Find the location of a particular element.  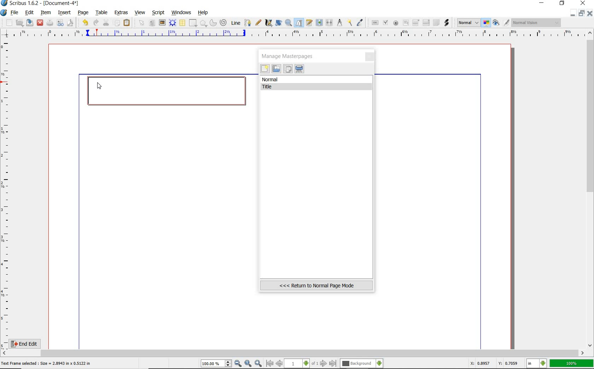

edit text with story editor is located at coordinates (310, 23).